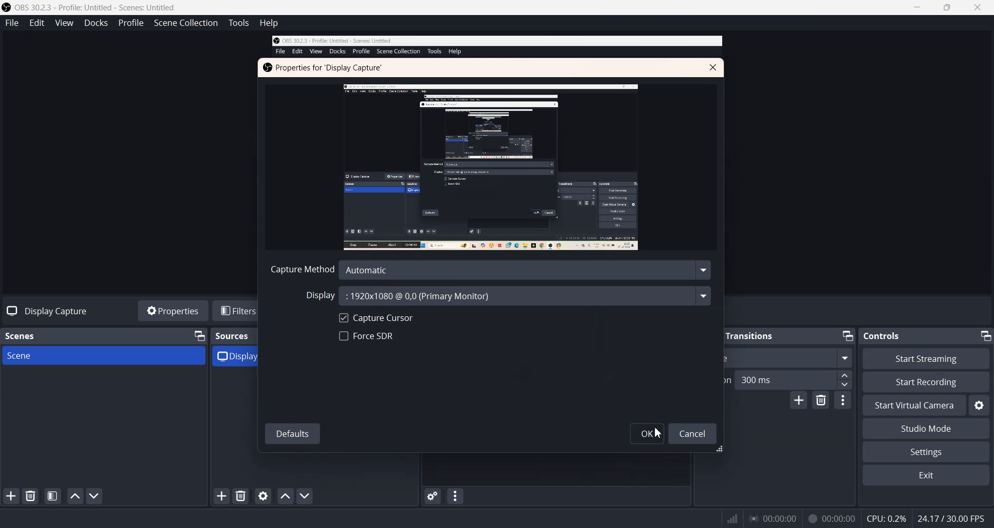 Image resolution: width=994 pixels, height=528 pixels. What do you see at coordinates (925, 430) in the screenshot?
I see `Studio Mode` at bounding box center [925, 430].